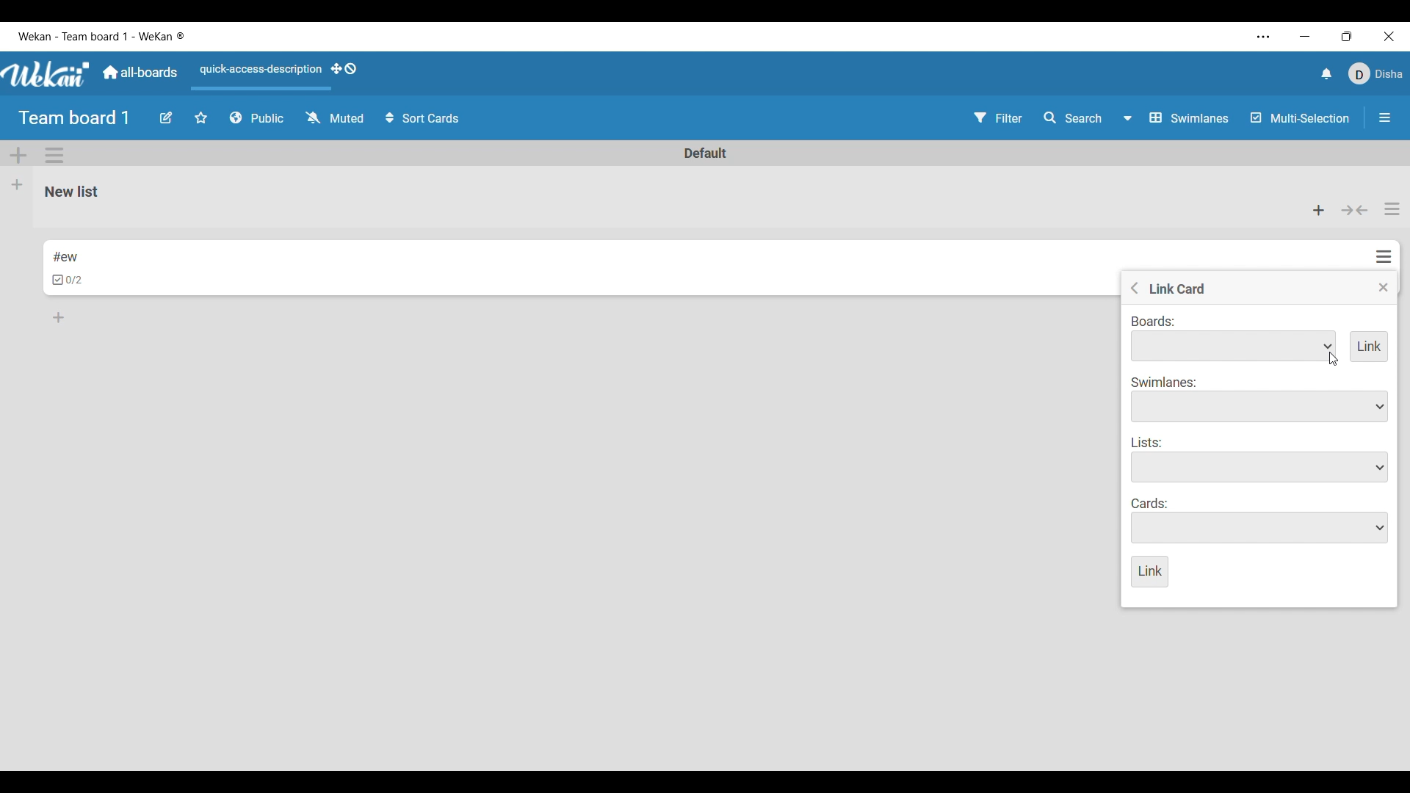 The height and width of the screenshot is (793, 1410). What do you see at coordinates (54, 155) in the screenshot?
I see `Swimlane action` at bounding box center [54, 155].